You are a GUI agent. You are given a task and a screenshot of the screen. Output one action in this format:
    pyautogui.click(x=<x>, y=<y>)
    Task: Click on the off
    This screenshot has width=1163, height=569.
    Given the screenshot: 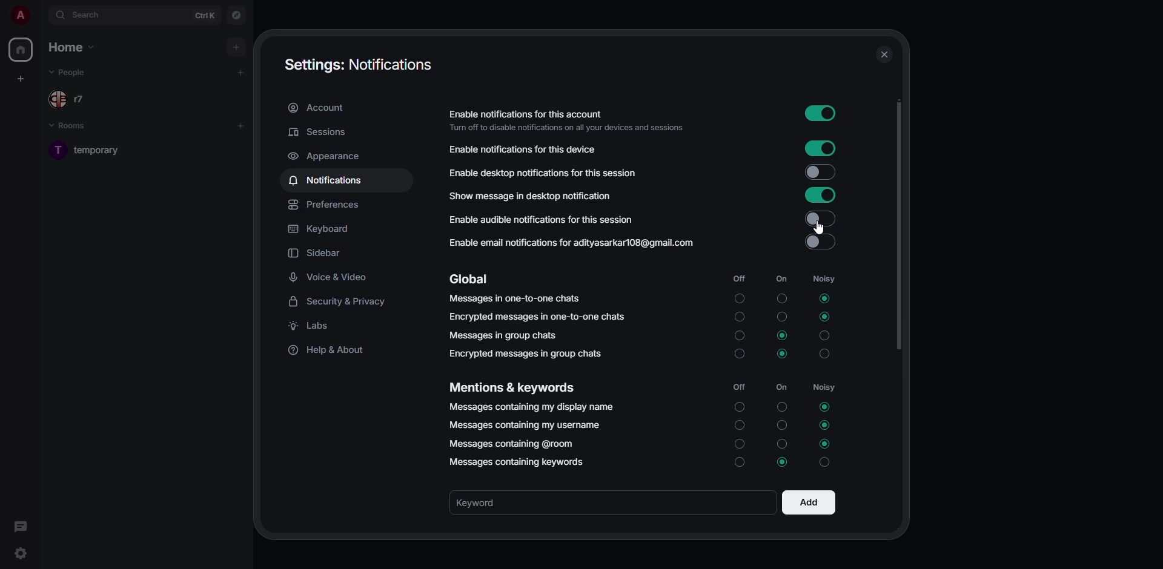 What is the action you would take?
    pyautogui.click(x=738, y=407)
    